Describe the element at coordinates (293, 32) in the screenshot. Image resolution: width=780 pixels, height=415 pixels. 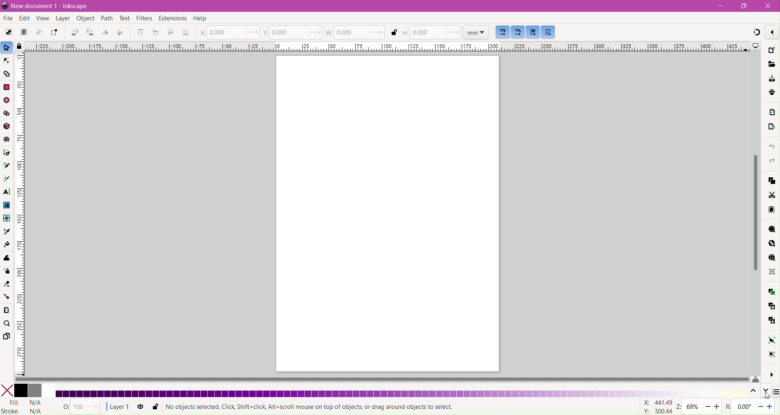
I see `Set the position of Y coordinate of the cursor` at that location.